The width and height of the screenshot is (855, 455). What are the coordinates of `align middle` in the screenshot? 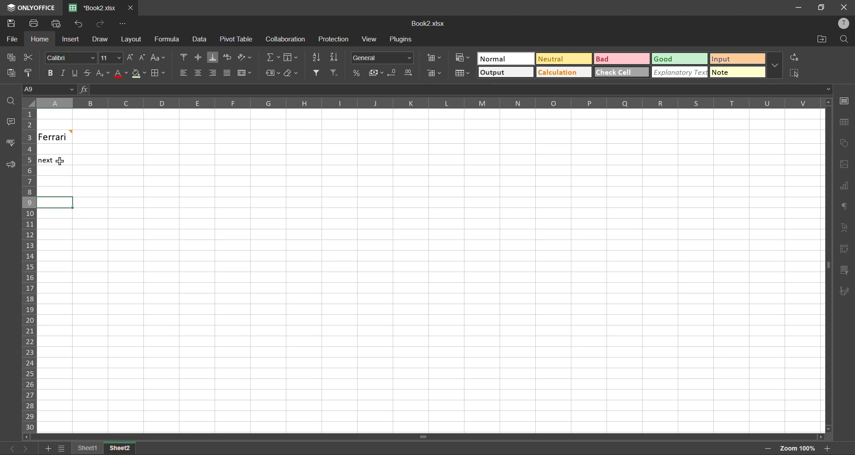 It's located at (199, 58).